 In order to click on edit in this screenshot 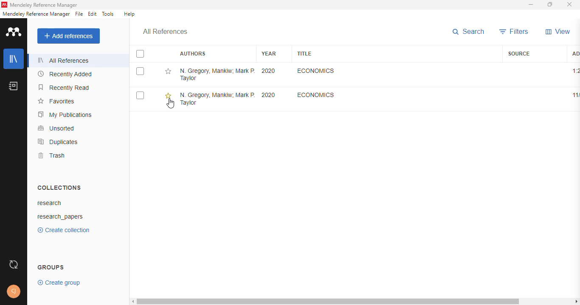, I will do `click(93, 14)`.